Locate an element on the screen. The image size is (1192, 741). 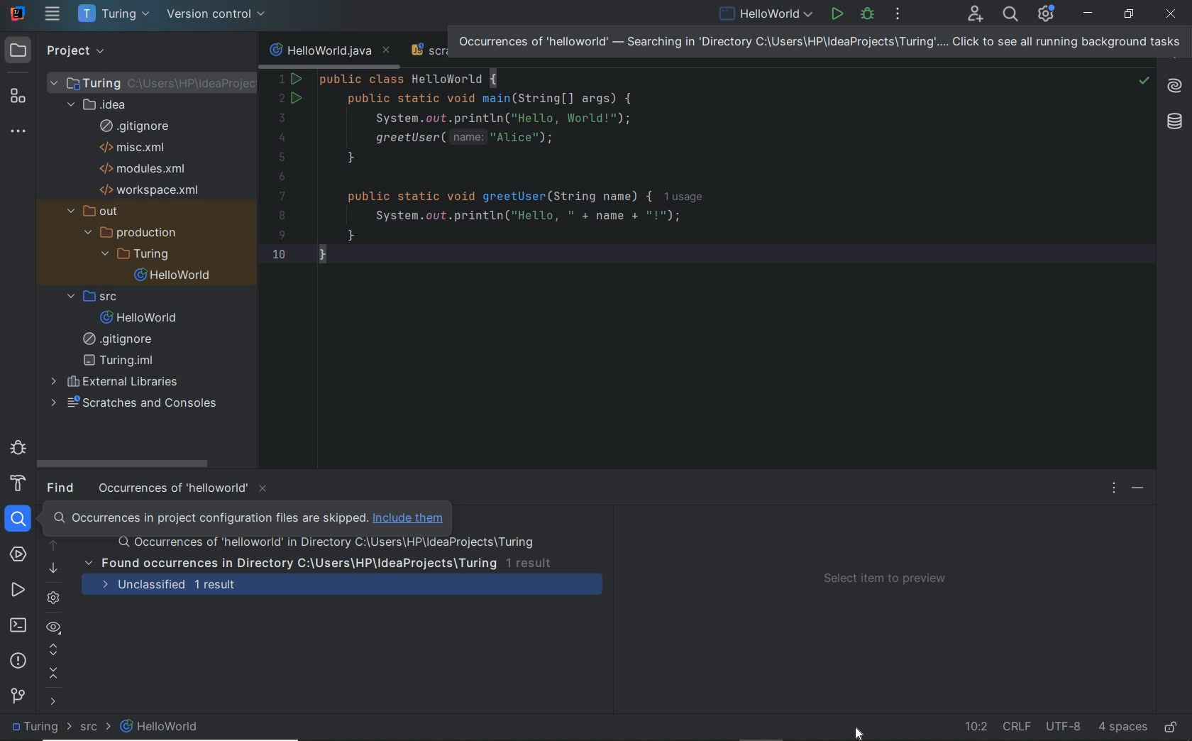
unclassified 1 result is located at coordinates (349, 586).